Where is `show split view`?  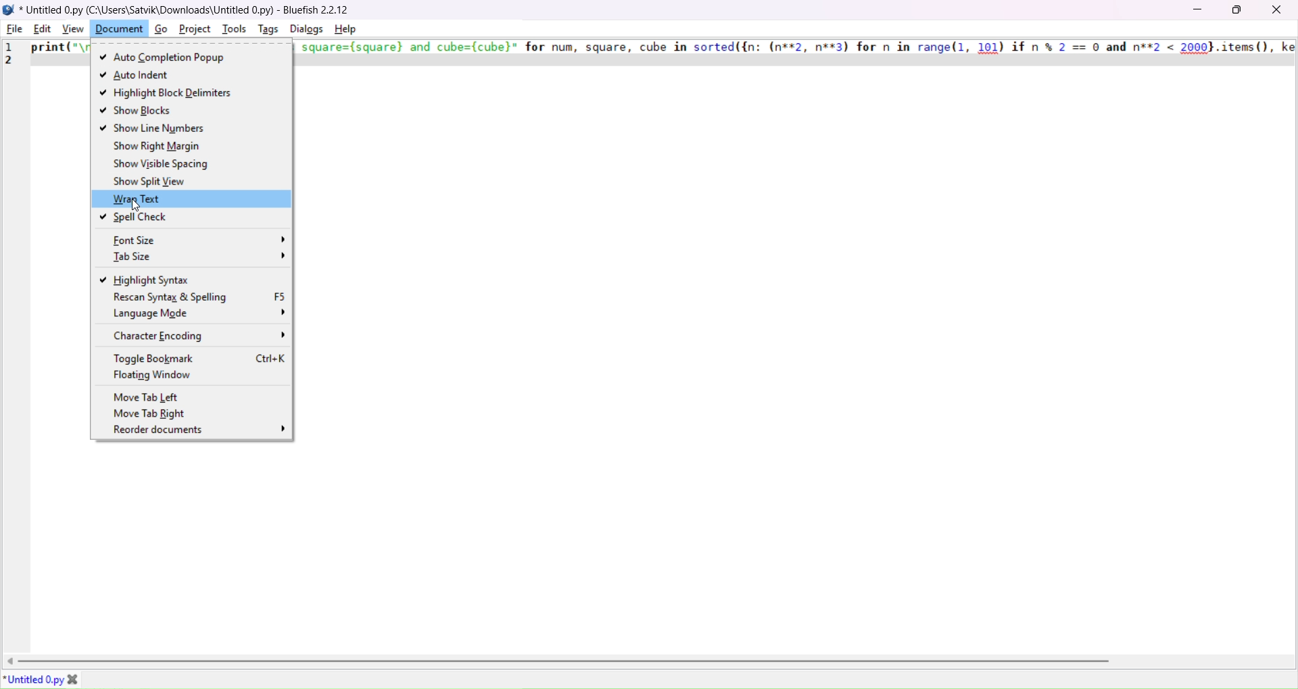
show split view is located at coordinates (148, 181).